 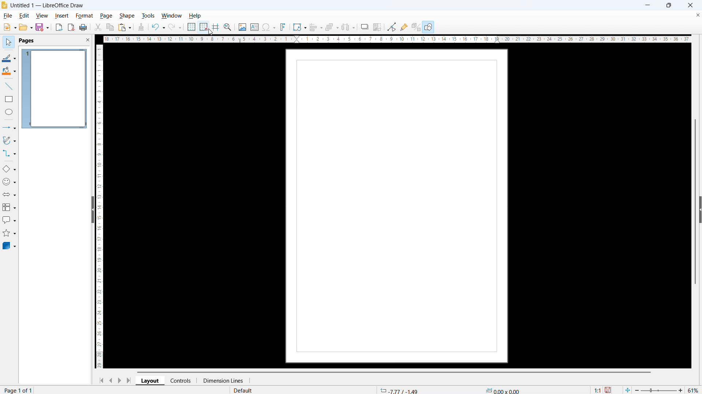 What do you see at coordinates (10, 27) in the screenshot?
I see `New ` at bounding box center [10, 27].